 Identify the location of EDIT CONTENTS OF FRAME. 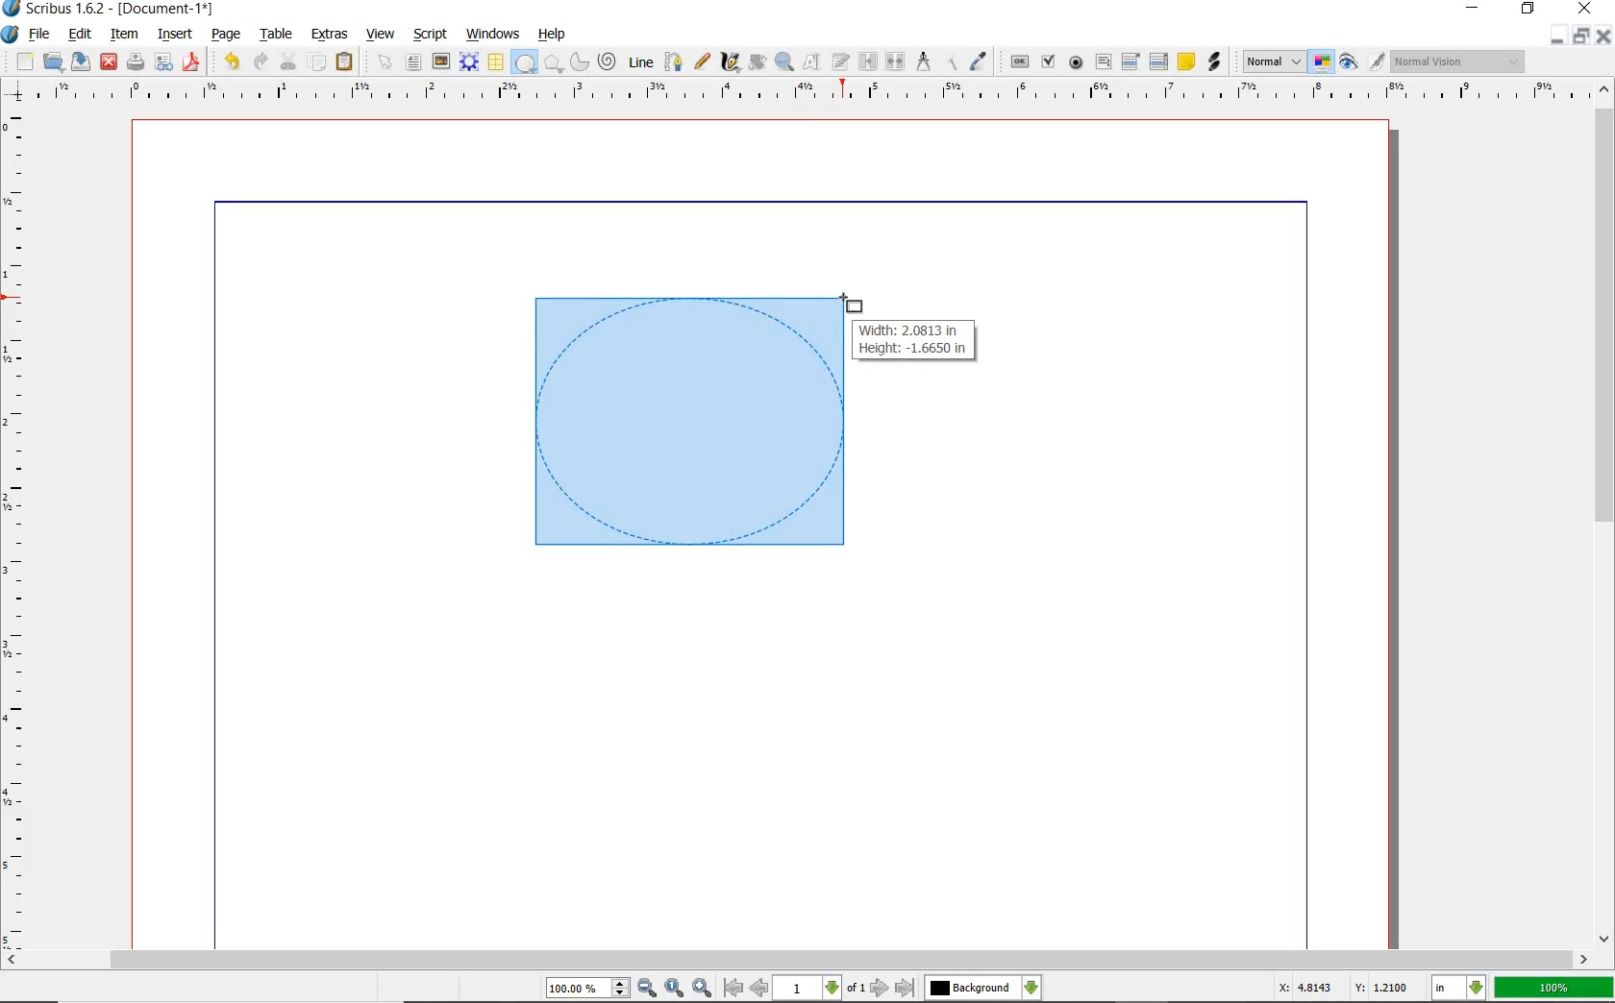
(811, 61).